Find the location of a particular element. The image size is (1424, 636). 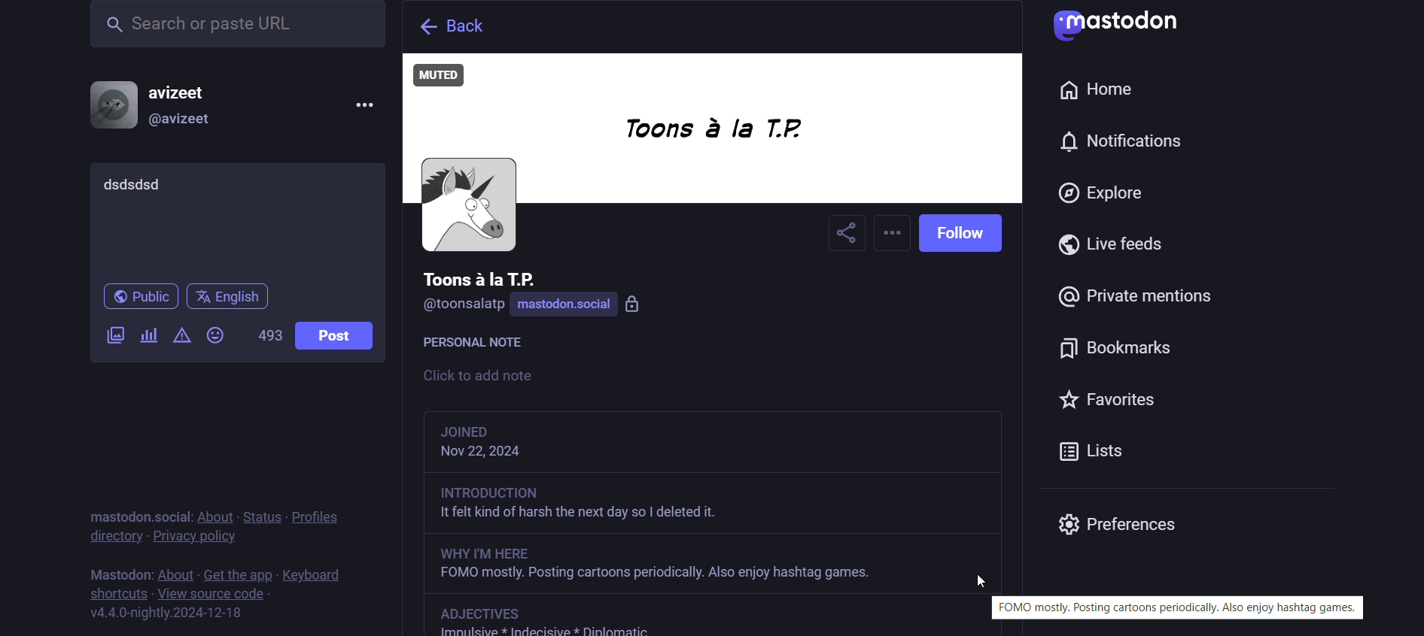

privacy policy is located at coordinates (207, 537).